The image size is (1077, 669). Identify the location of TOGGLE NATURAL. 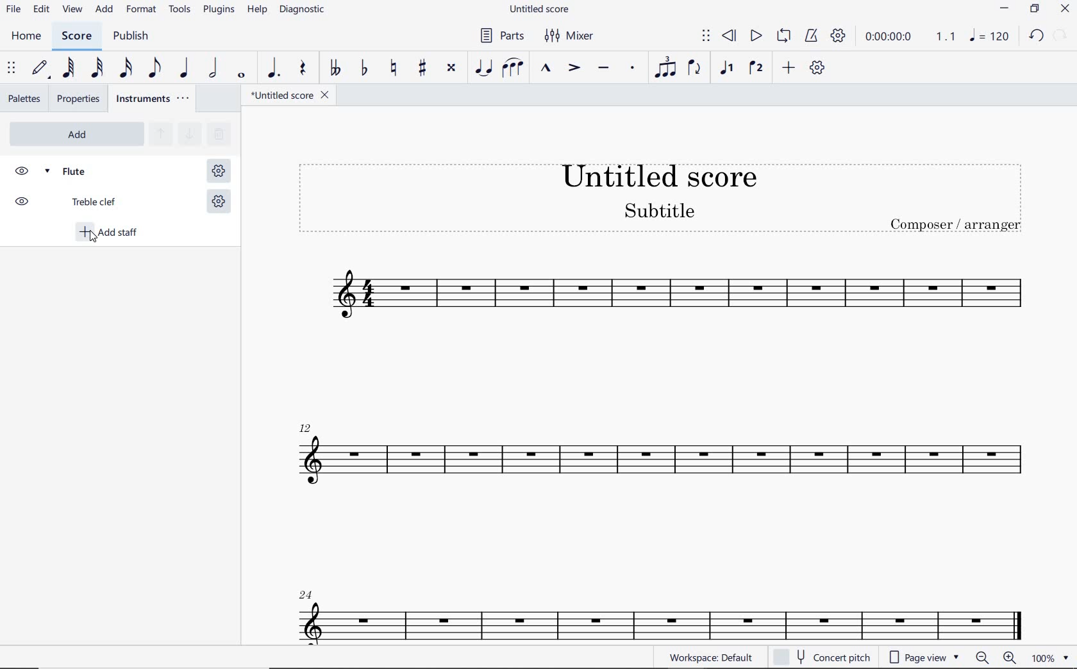
(393, 69).